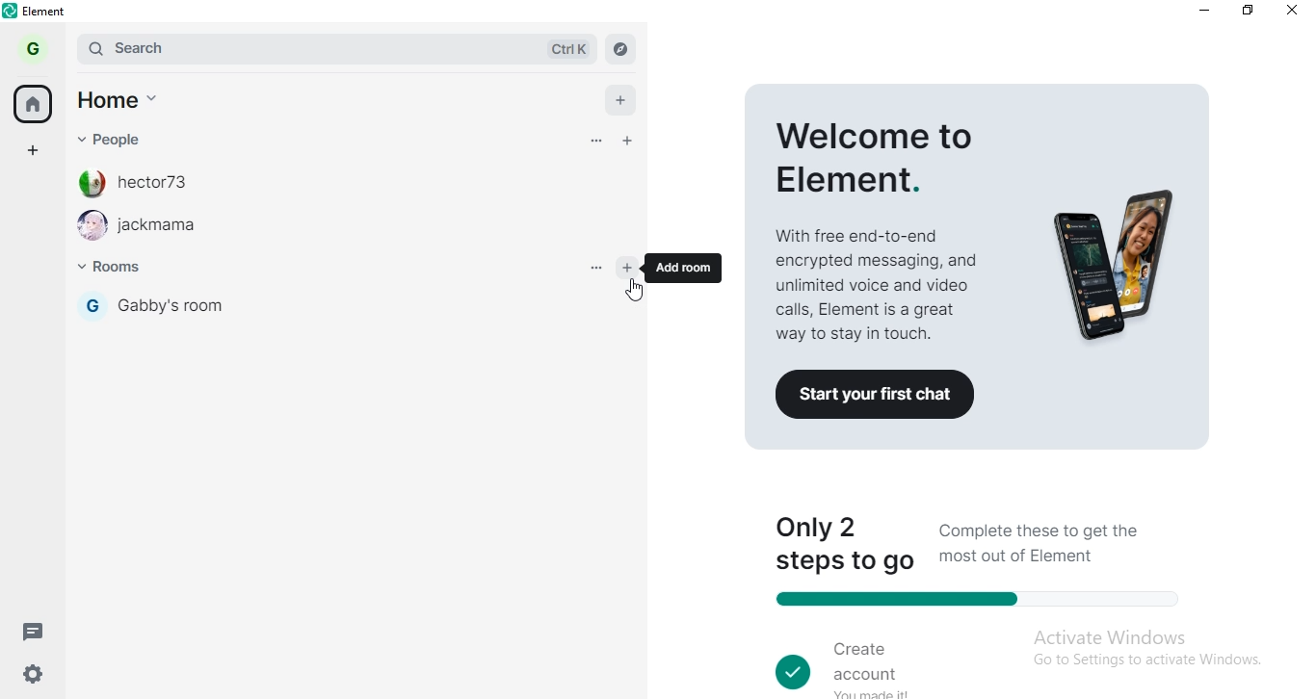 This screenshot has height=699, width=1316. Describe the element at coordinates (39, 47) in the screenshot. I see `profile` at that location.